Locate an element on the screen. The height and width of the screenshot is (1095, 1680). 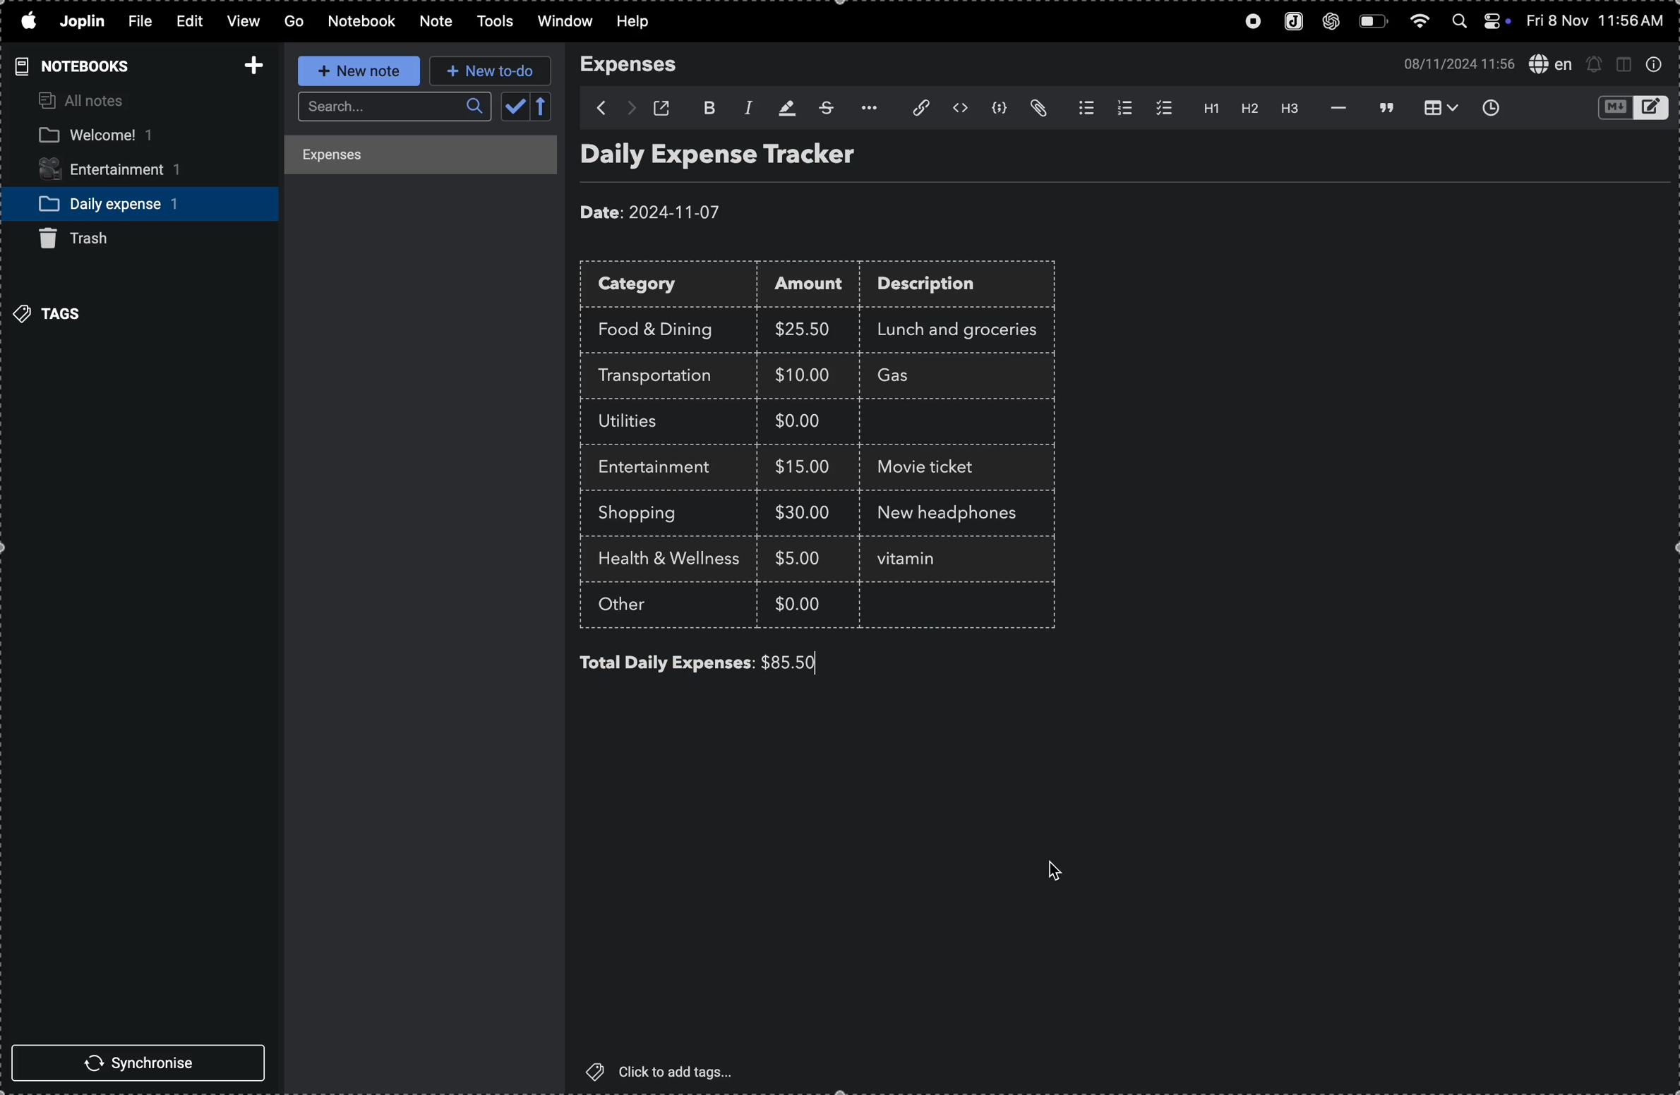
notebooks is located at coordinates (68, 66).